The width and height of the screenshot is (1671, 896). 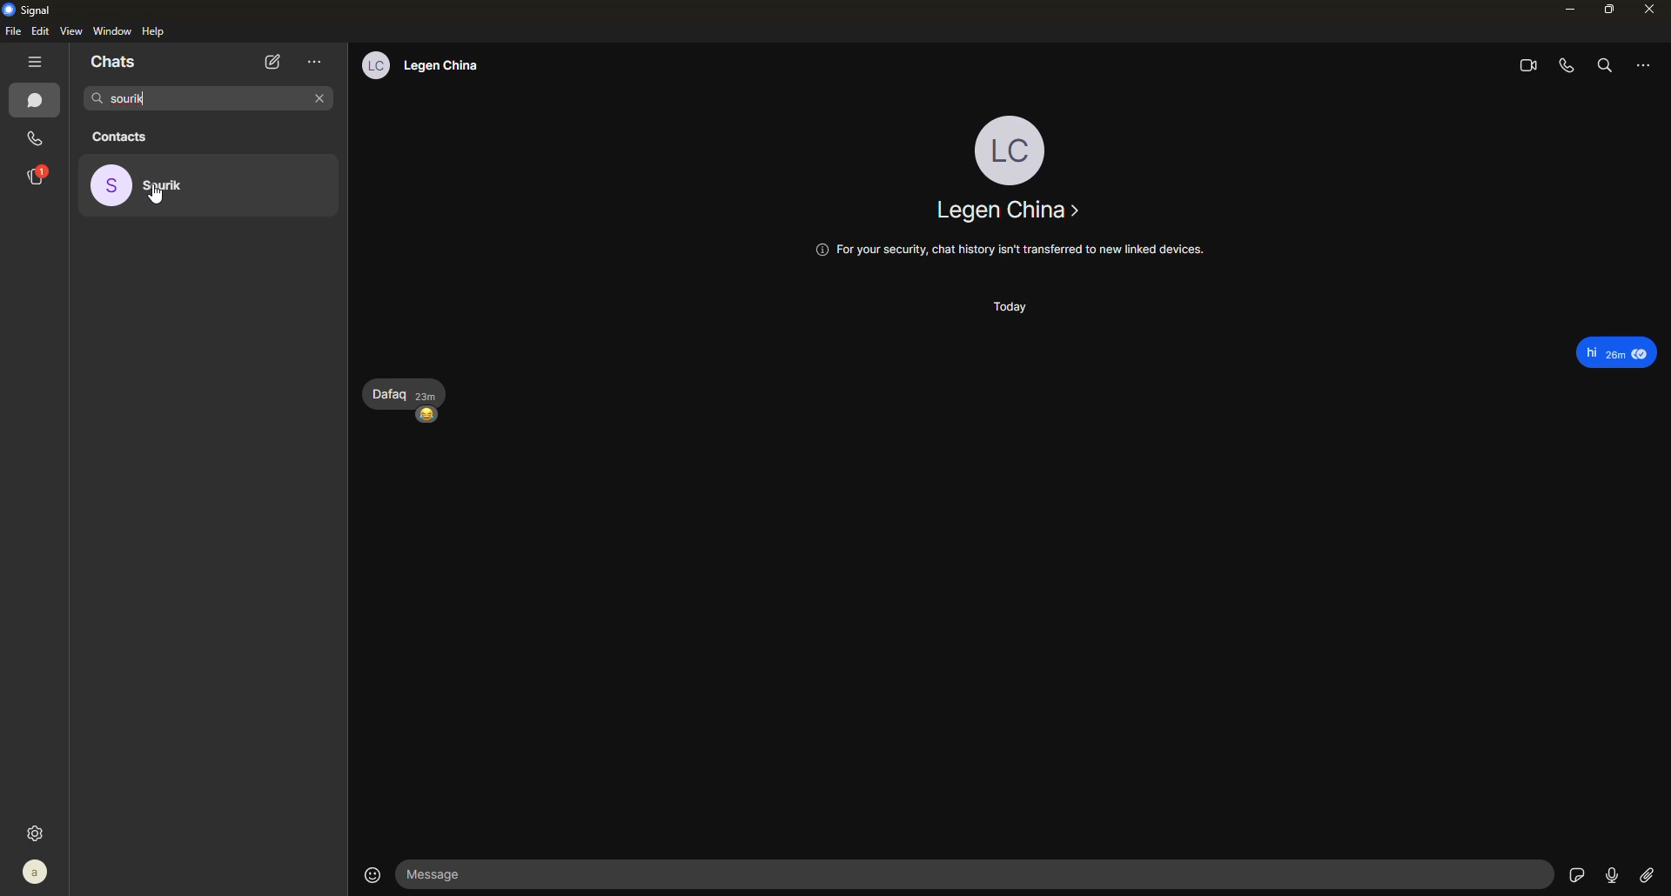 I want to click on more, so click(x=1641, y=67).